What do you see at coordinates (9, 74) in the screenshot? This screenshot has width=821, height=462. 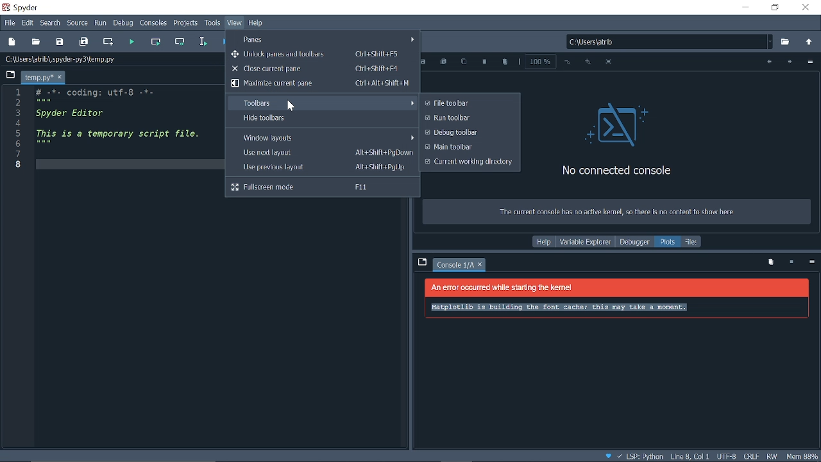 I see `Browse Tabs` at bounding box center [9, 74].